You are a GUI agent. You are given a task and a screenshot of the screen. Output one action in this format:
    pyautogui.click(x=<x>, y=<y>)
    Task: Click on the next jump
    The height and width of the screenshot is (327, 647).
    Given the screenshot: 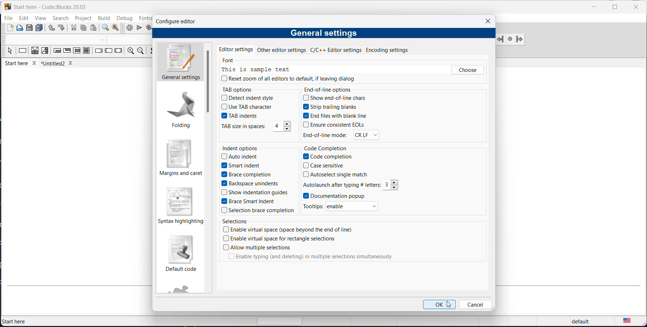 What is the action you would take?
    pyautogui.click(x=509, y=40)
    